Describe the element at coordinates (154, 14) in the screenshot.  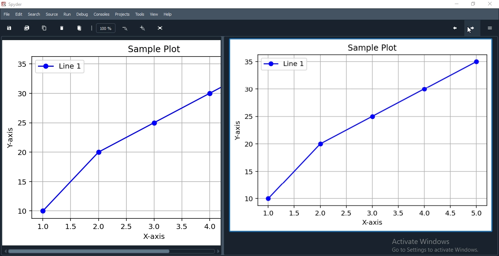
I see `View` at that location.